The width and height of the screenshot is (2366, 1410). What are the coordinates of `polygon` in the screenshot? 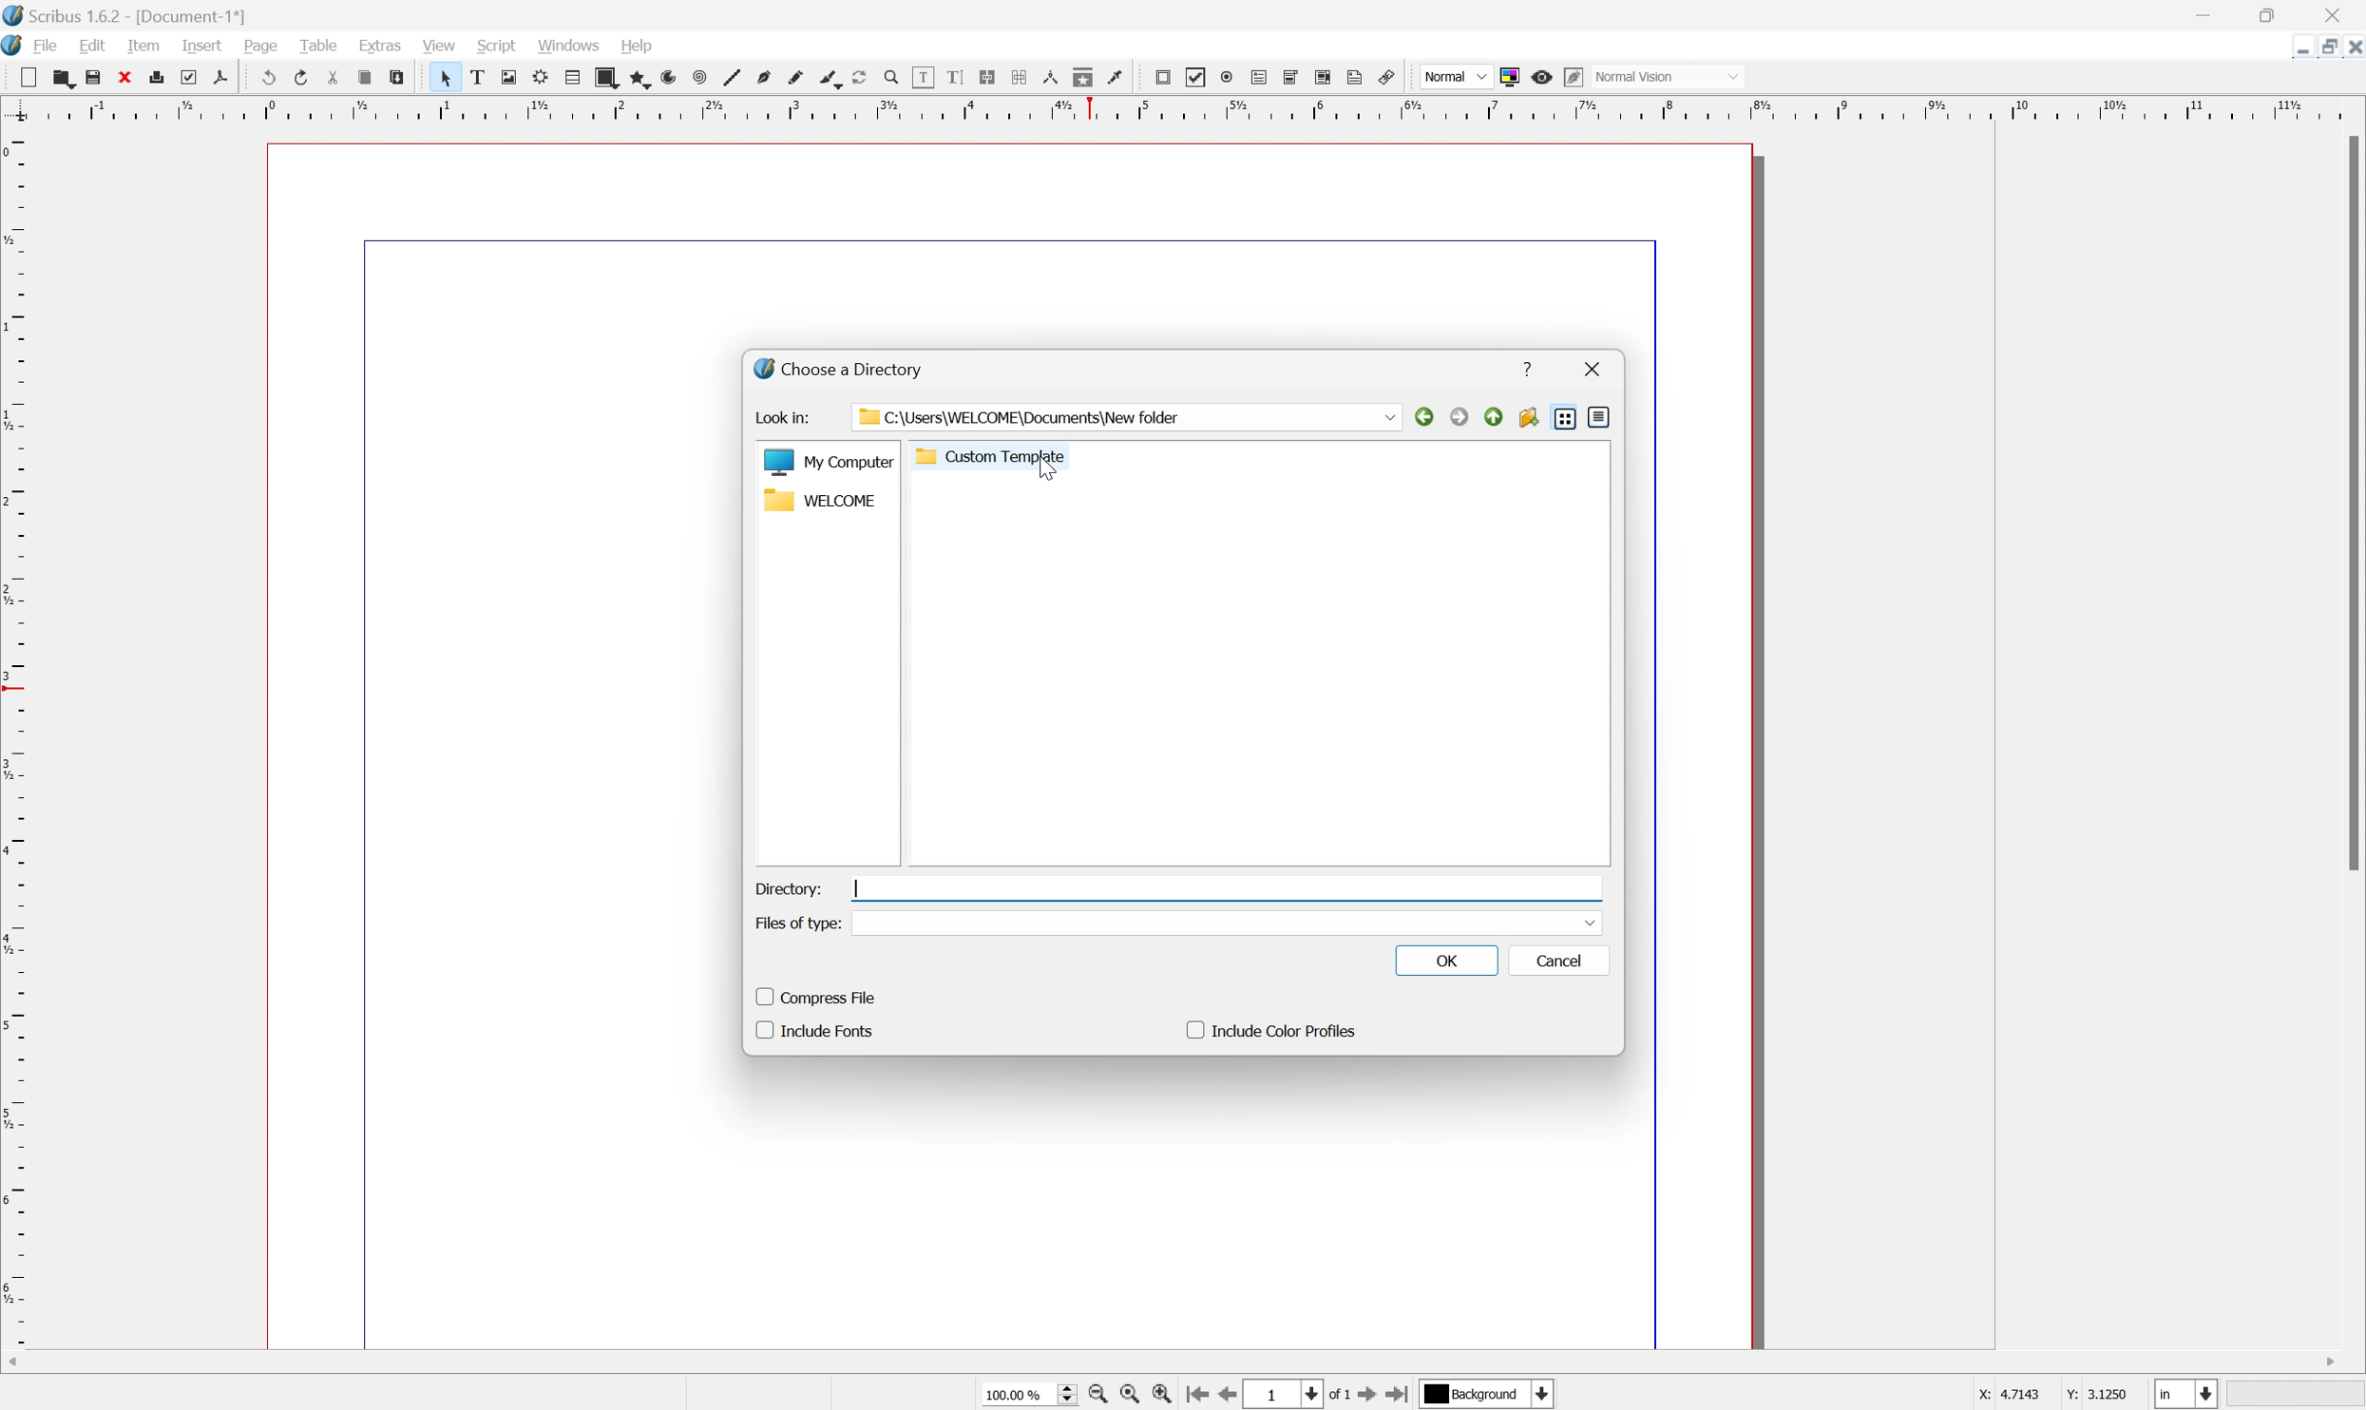 It's located at (638, 76).